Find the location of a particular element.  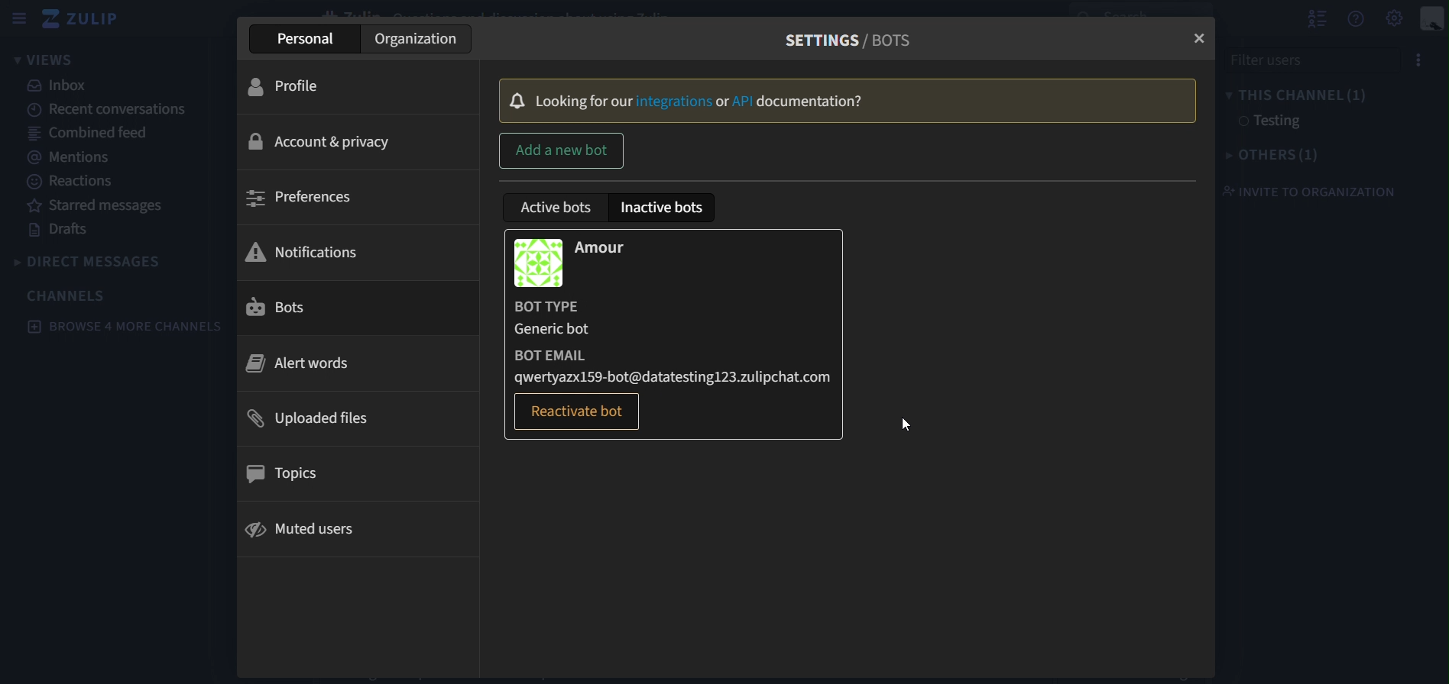

account & privacy is located at coordinates (313, 142).